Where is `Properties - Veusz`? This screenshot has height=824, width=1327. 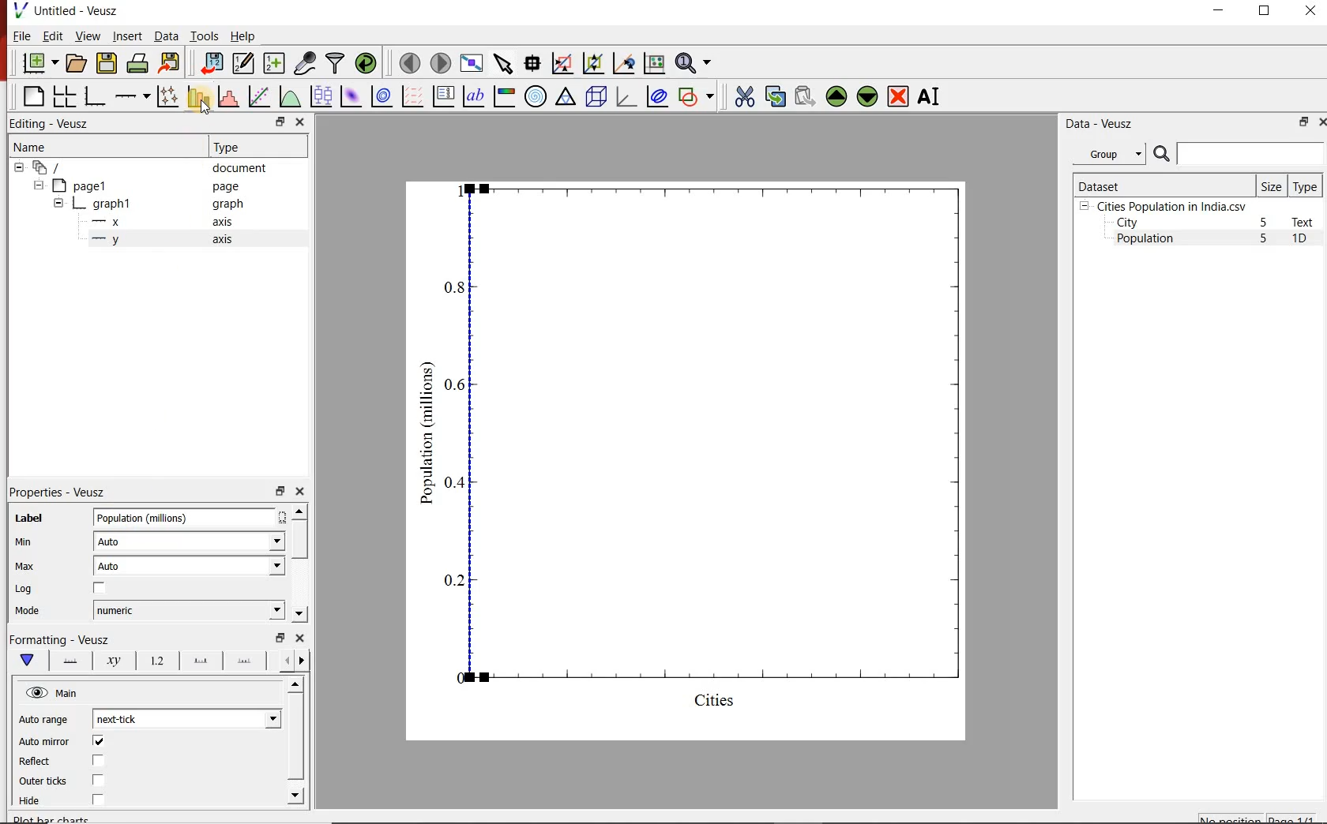 Properties - Veusz is located at coordinates (57, 493).